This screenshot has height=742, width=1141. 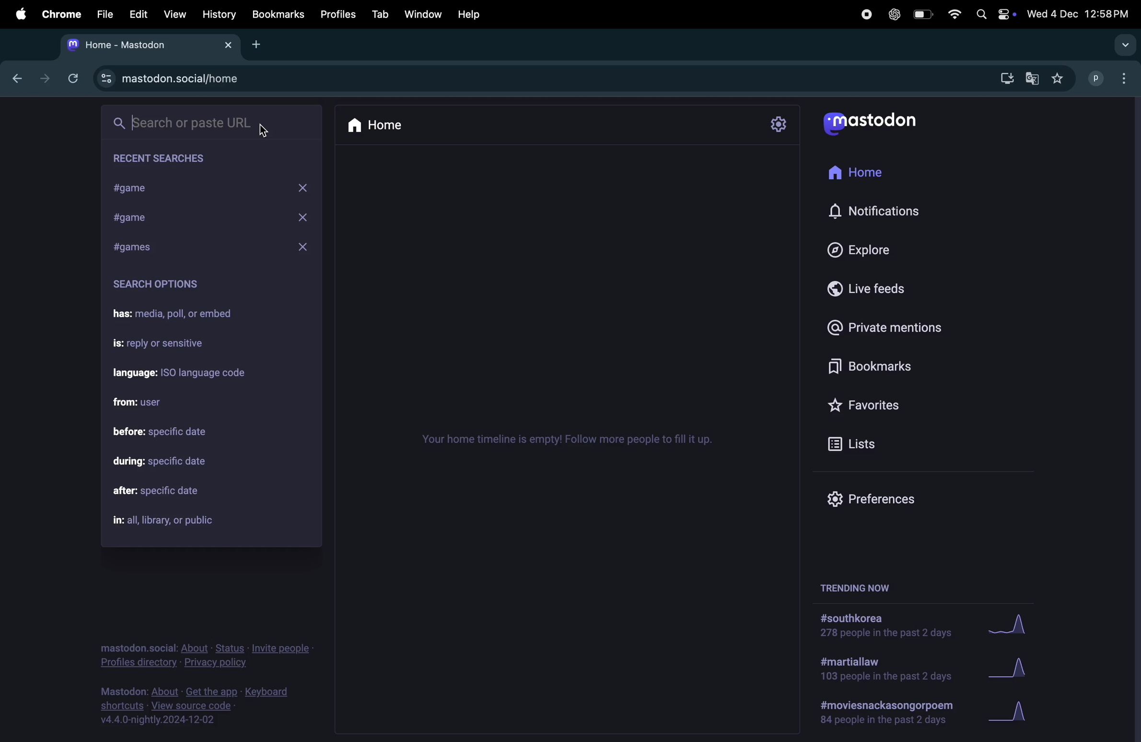 I want to click on mastodon, so click(x=872, y=123).